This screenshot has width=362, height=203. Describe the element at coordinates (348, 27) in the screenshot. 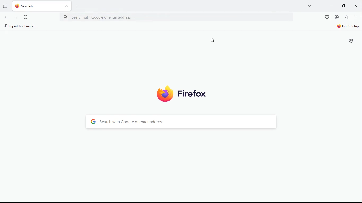

I see `finish setup` at that location.